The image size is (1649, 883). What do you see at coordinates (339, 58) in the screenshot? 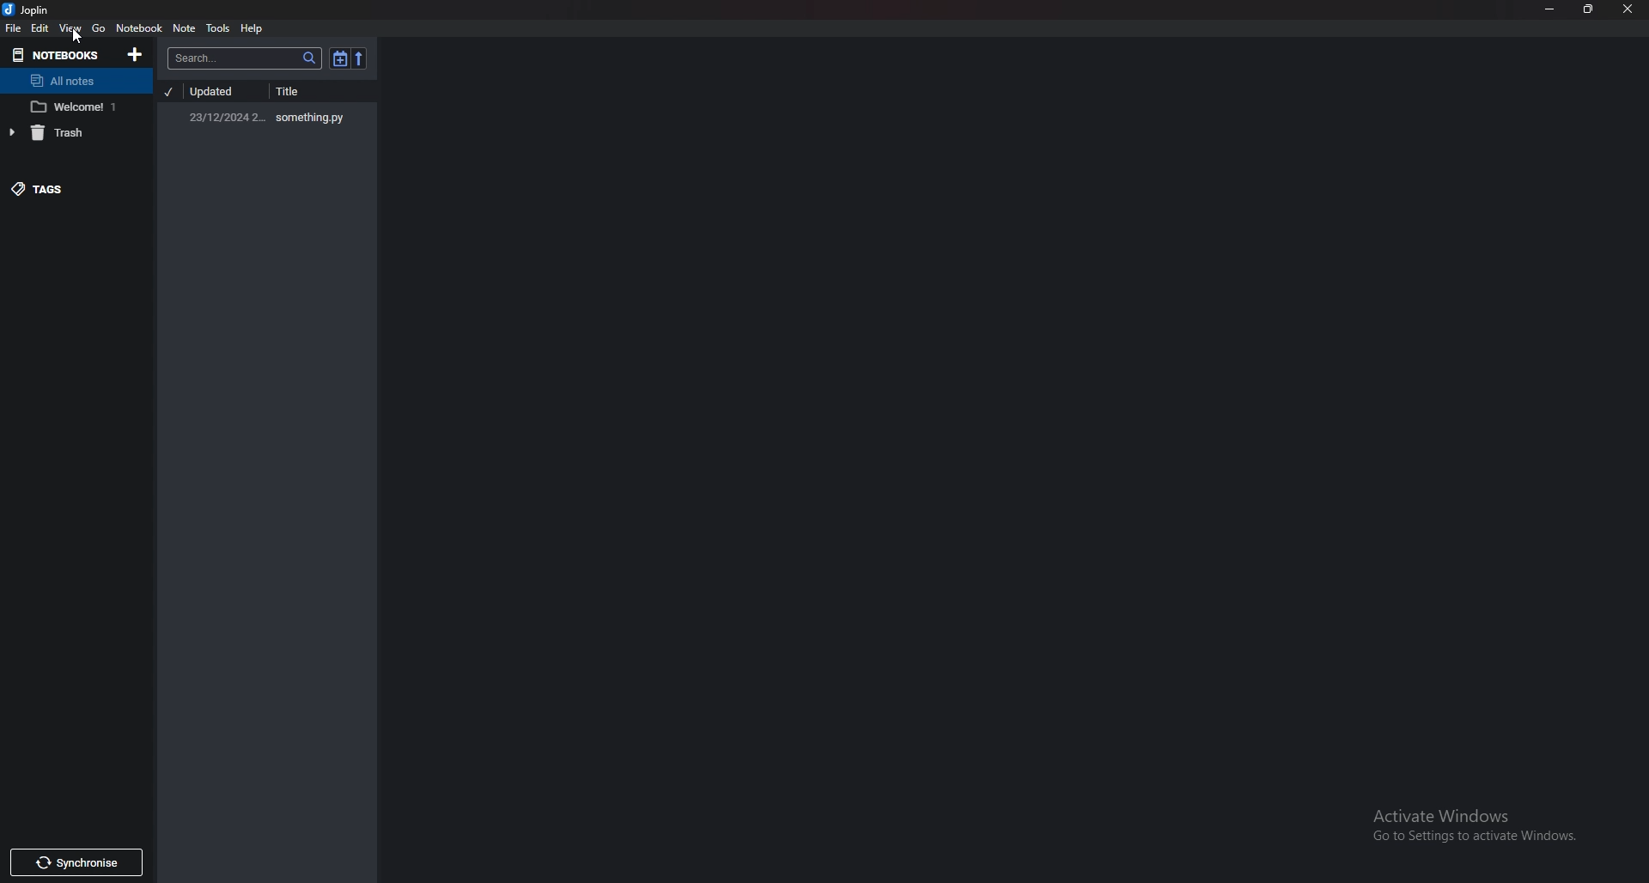
I see `toggle sort order` at bounding box center [339, 58].